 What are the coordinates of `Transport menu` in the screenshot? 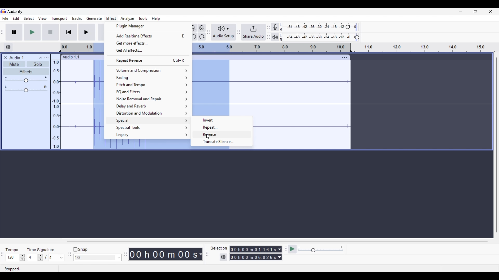 It's located at (59, 18).